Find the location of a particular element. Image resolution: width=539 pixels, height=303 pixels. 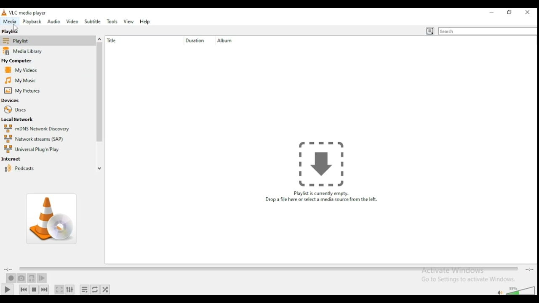

toggle playlist is located at coordinates (85, 290).